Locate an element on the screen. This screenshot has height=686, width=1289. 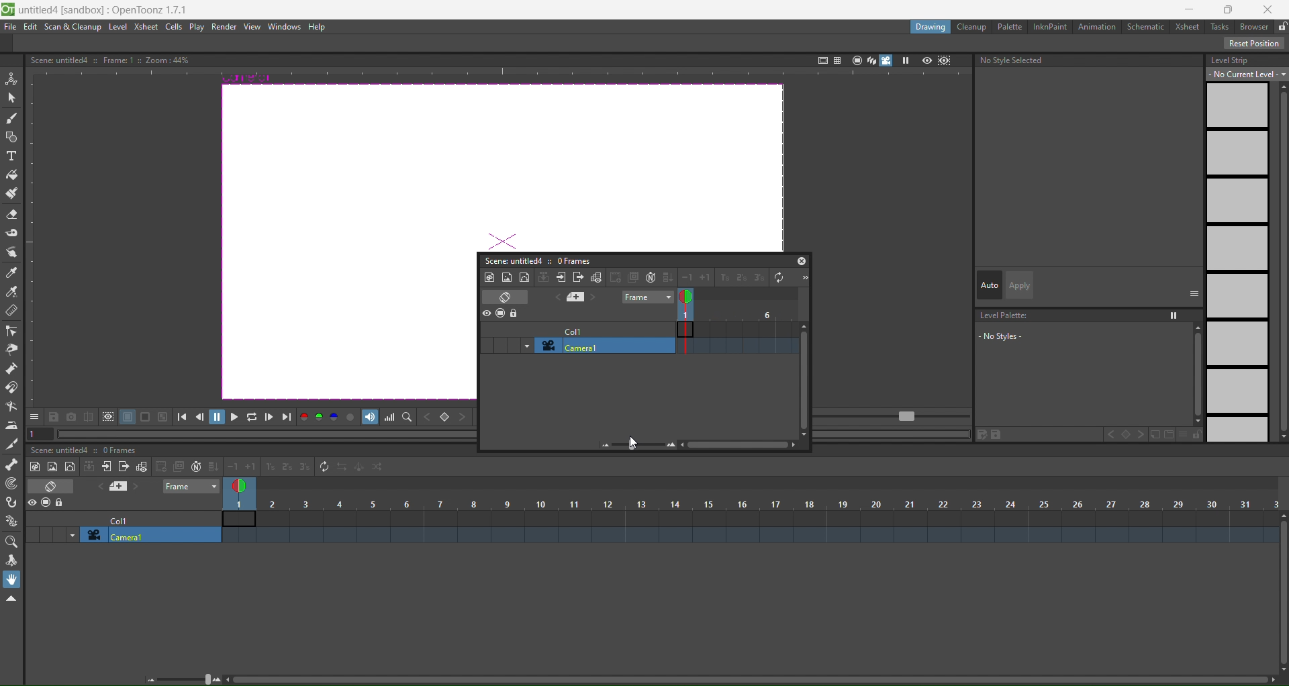
brush tool is located at coordinates (12, 119).